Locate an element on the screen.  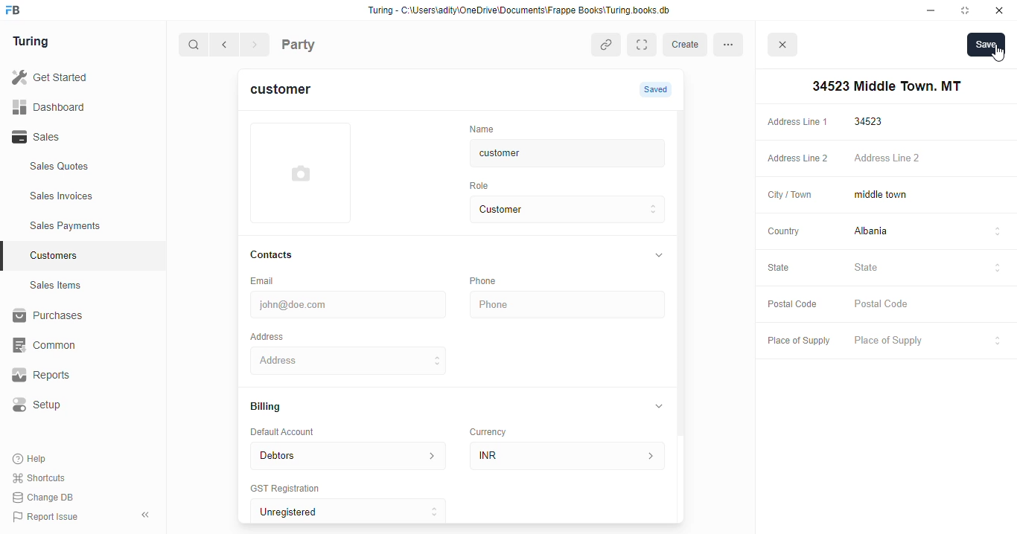
customer is located at coordinates (555, 153).